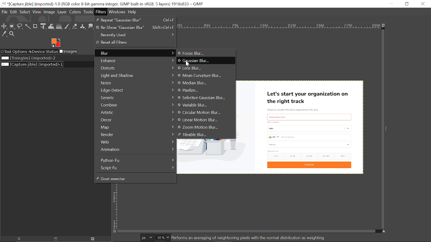 This screenshot has width=431, height=242. Describe the element at coordinates (136, 90) in the screenshot. I see `Edge-defect` at that location.